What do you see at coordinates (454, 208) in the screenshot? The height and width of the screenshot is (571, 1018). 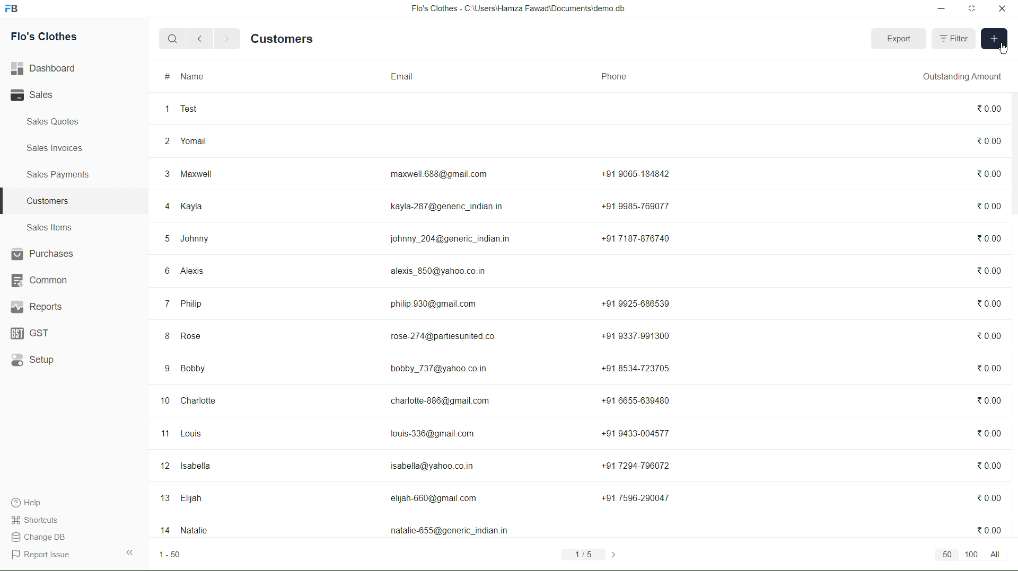 I see `kayla-287@generic_indian.in` at bounding box center [454, 208].